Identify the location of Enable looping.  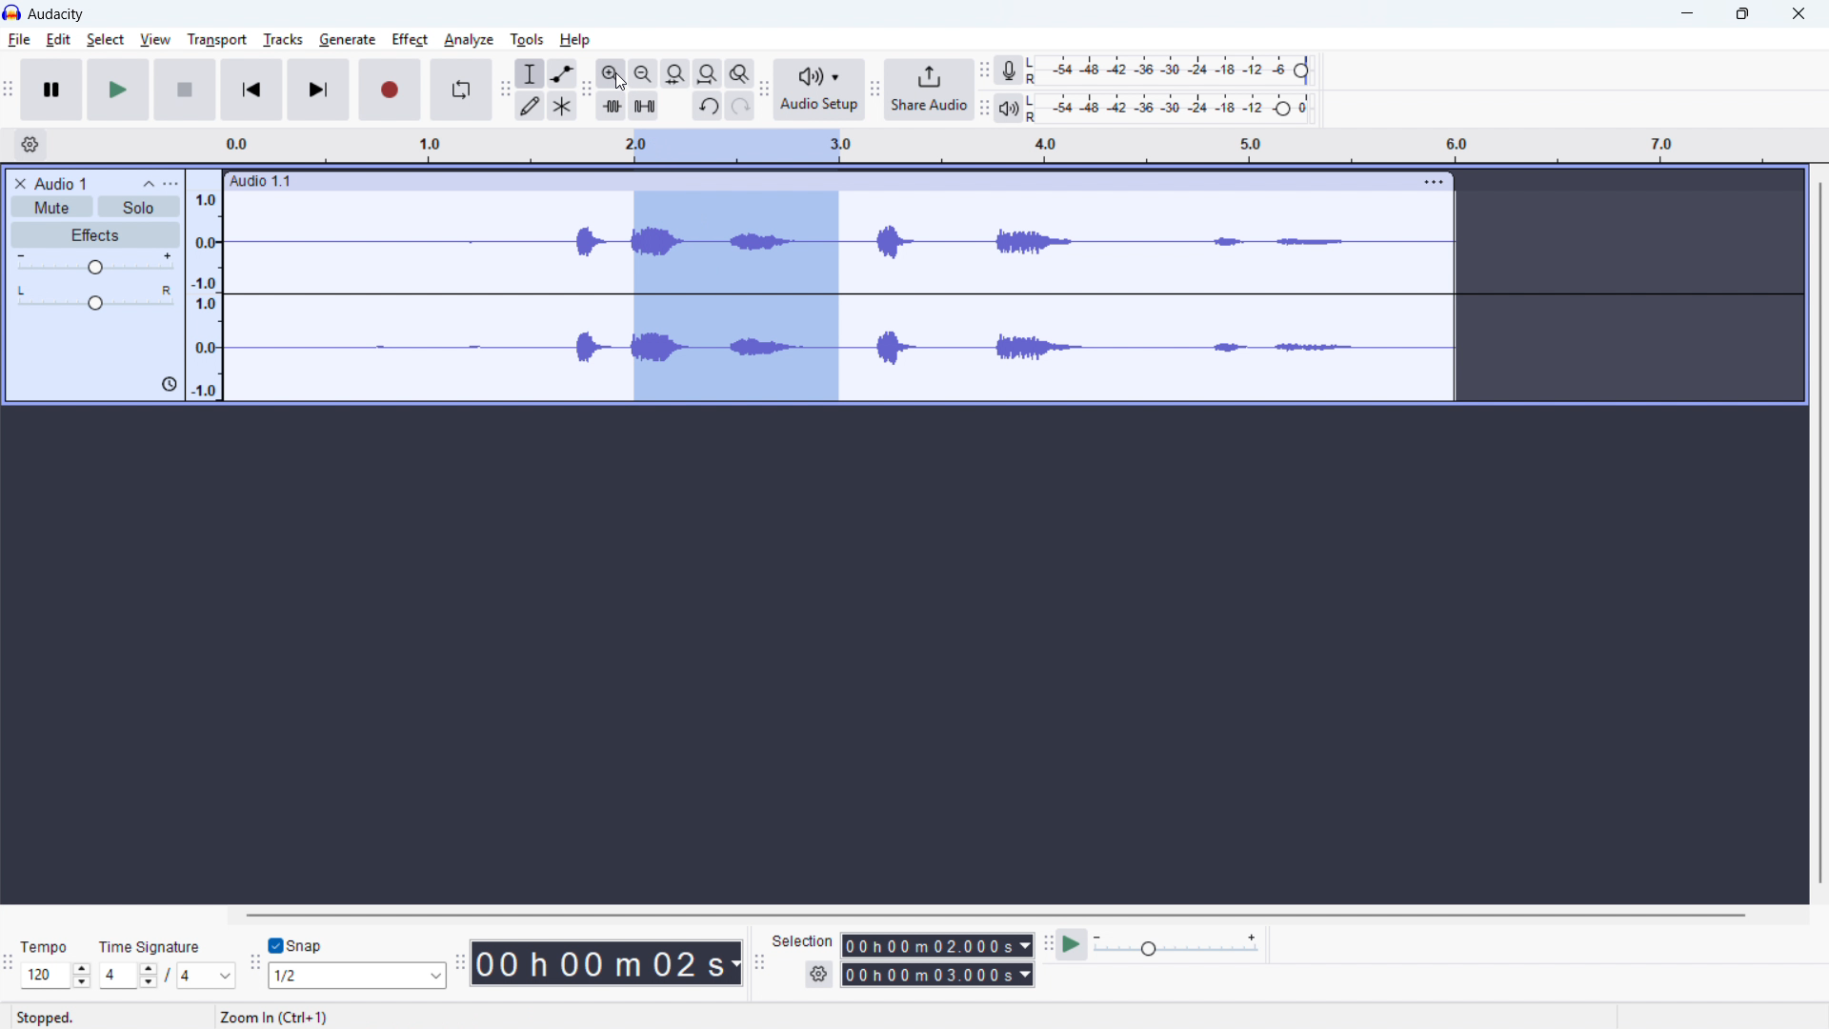
(462, 89).